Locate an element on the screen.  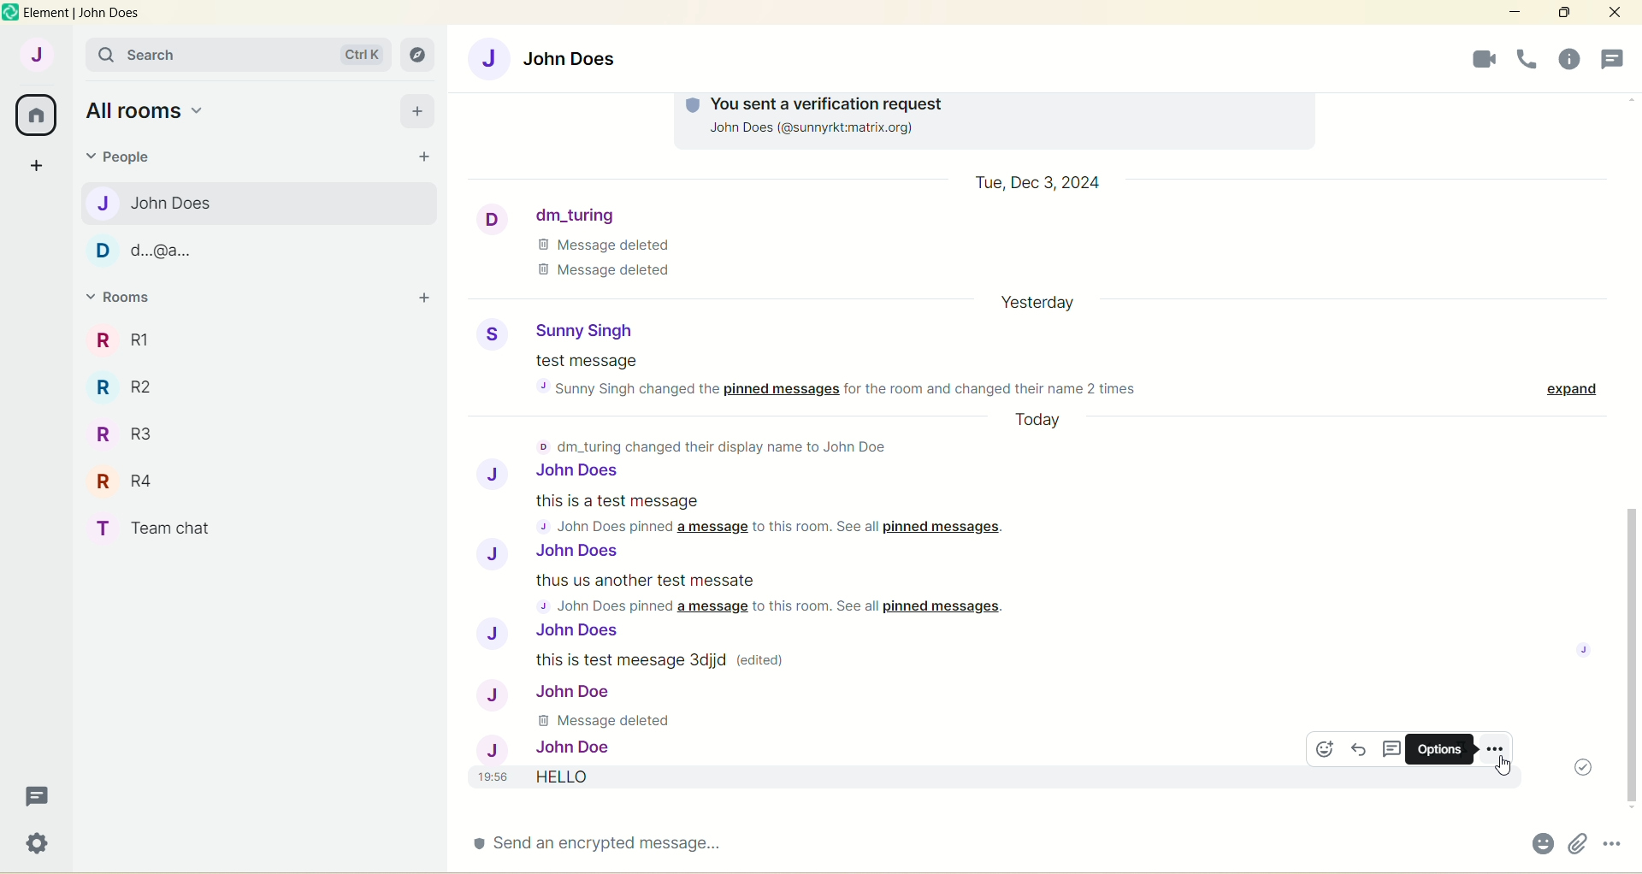
options is located at coordinates (1497, 747).